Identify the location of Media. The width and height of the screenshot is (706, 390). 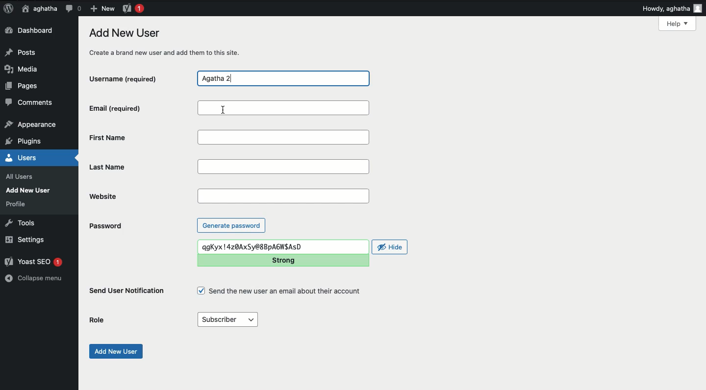
(25, 69).